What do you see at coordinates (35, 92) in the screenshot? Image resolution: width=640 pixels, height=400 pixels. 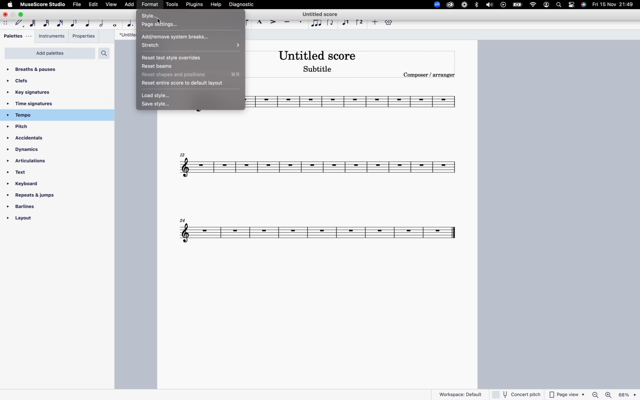 I see `key signatures` at bounding box center [35, 92].